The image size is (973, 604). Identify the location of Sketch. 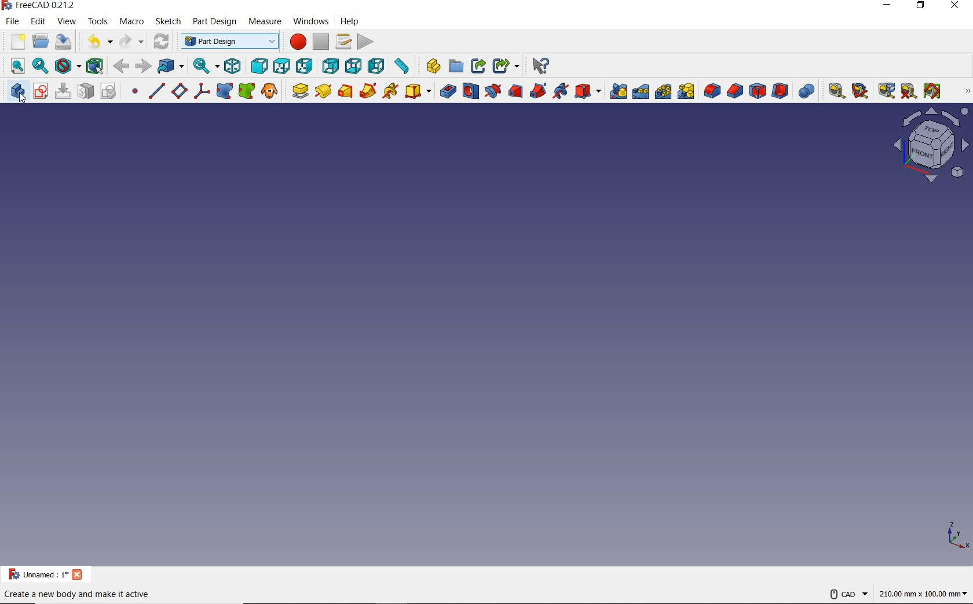
(166, 24).